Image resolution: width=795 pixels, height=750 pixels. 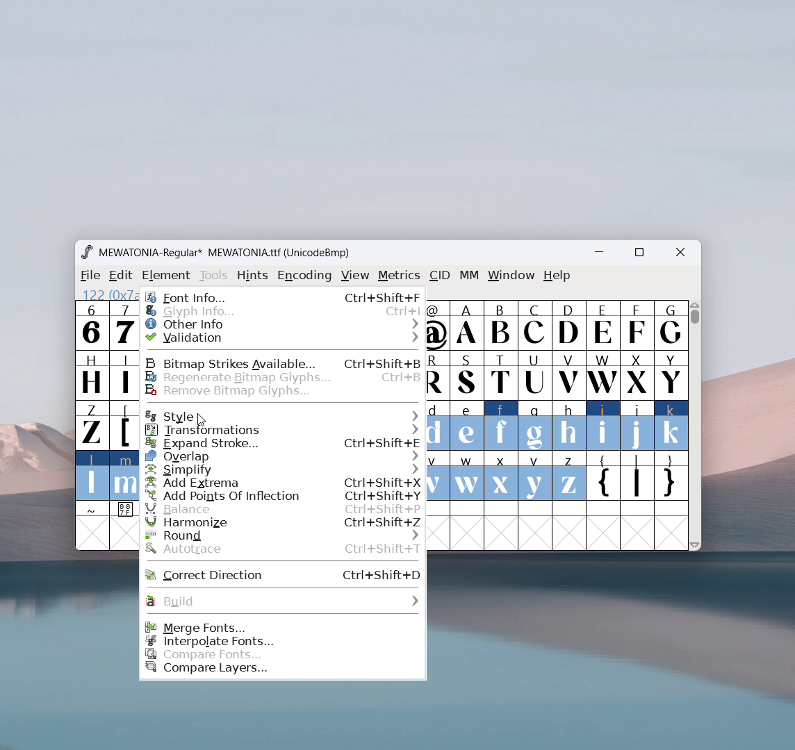 What do you see at coordinates (502, 475) in the screenshot?
I see `x` at bounding box center [502, 475].